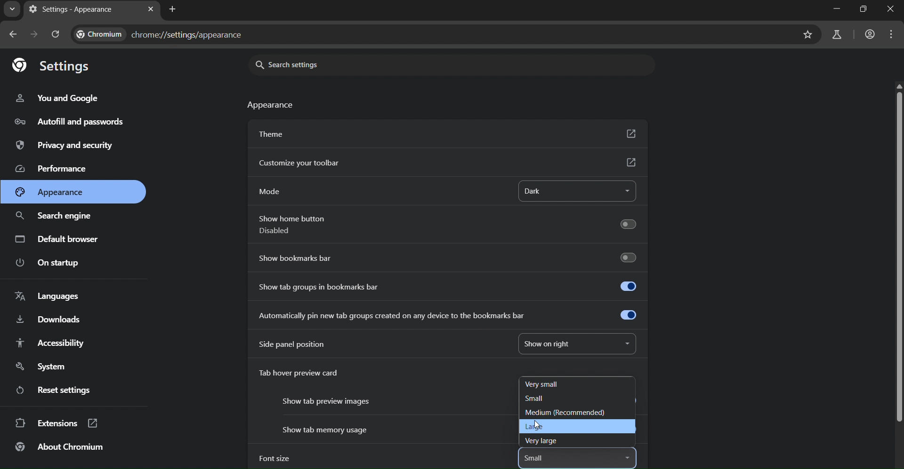  I want to click on bookmark page, so click(807, 35).